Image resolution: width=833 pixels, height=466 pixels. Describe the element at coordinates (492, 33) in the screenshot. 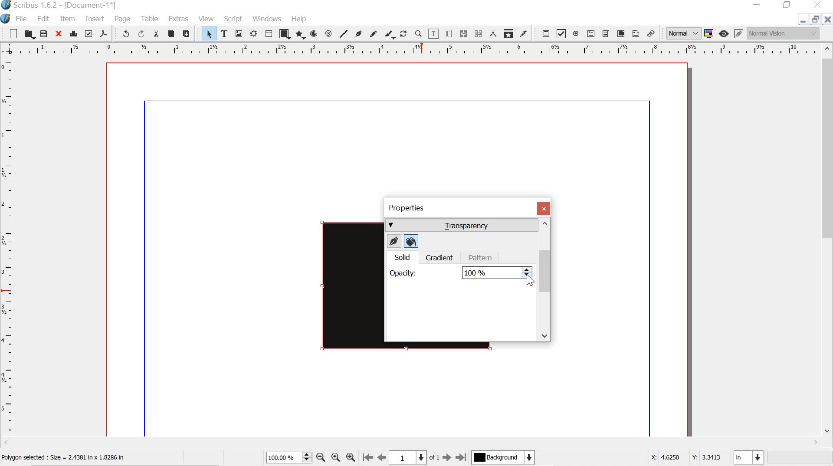

I see `measurements` at that location.